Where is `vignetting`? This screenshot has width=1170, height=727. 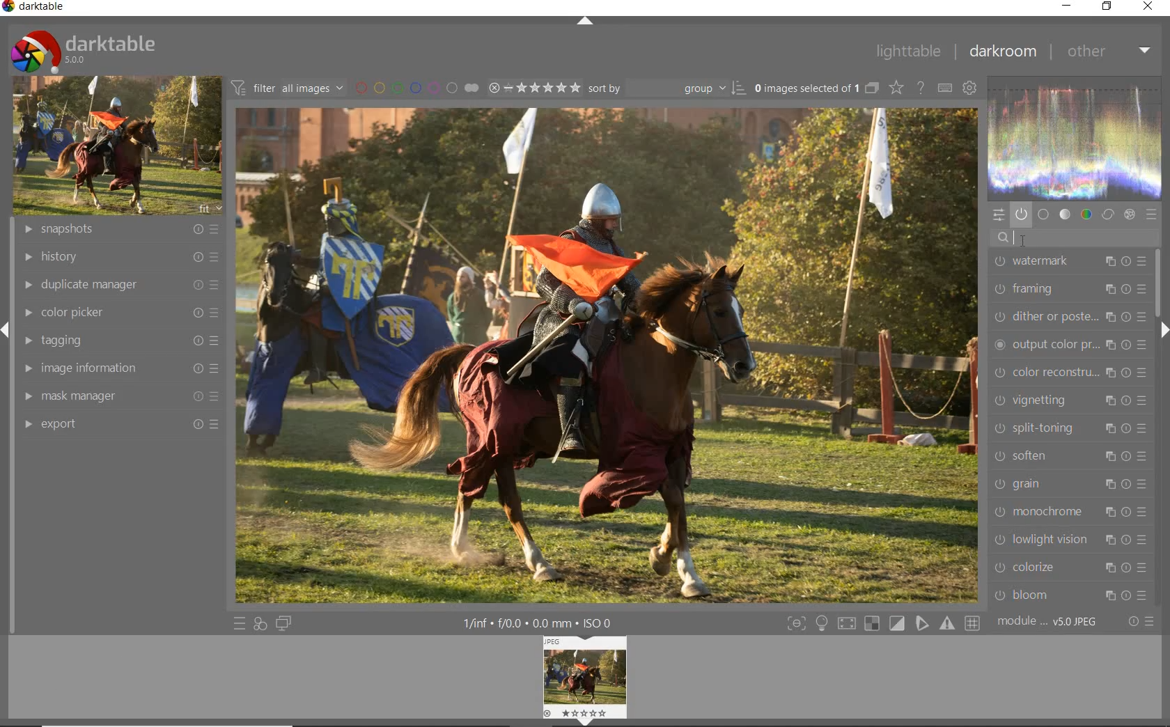 vignetting is located at coordinates (1070, 399).